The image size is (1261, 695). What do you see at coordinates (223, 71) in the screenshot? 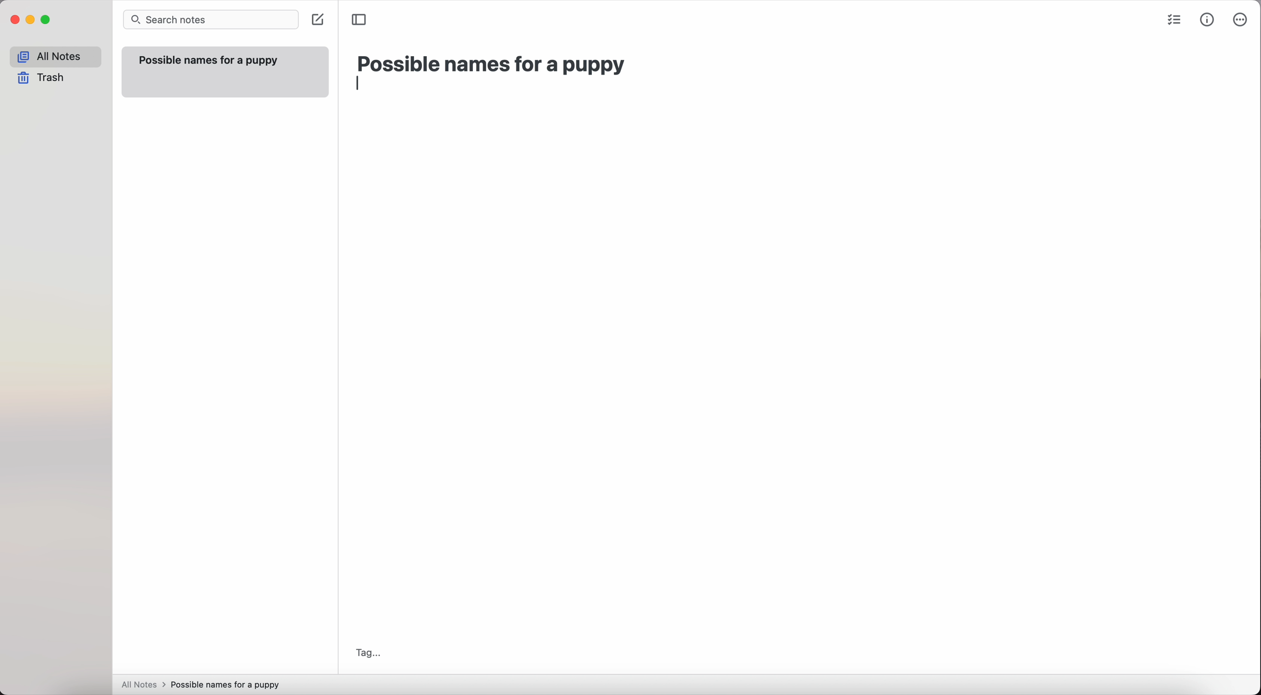
I see `possible names for a puppy note` at bounding box center [223, 71].